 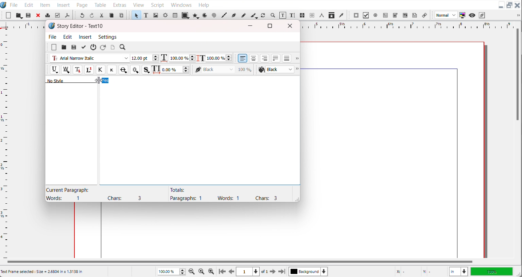 What do you see at coordinates (121, 15) in the screenshot?
I see `Paste` at bounding box center [121, 15].